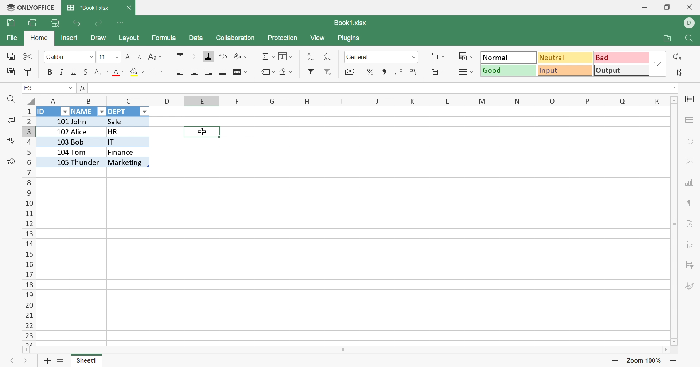 This screenshot has width=700, height=367. I want to click on Collaboration, so click(237, 38).